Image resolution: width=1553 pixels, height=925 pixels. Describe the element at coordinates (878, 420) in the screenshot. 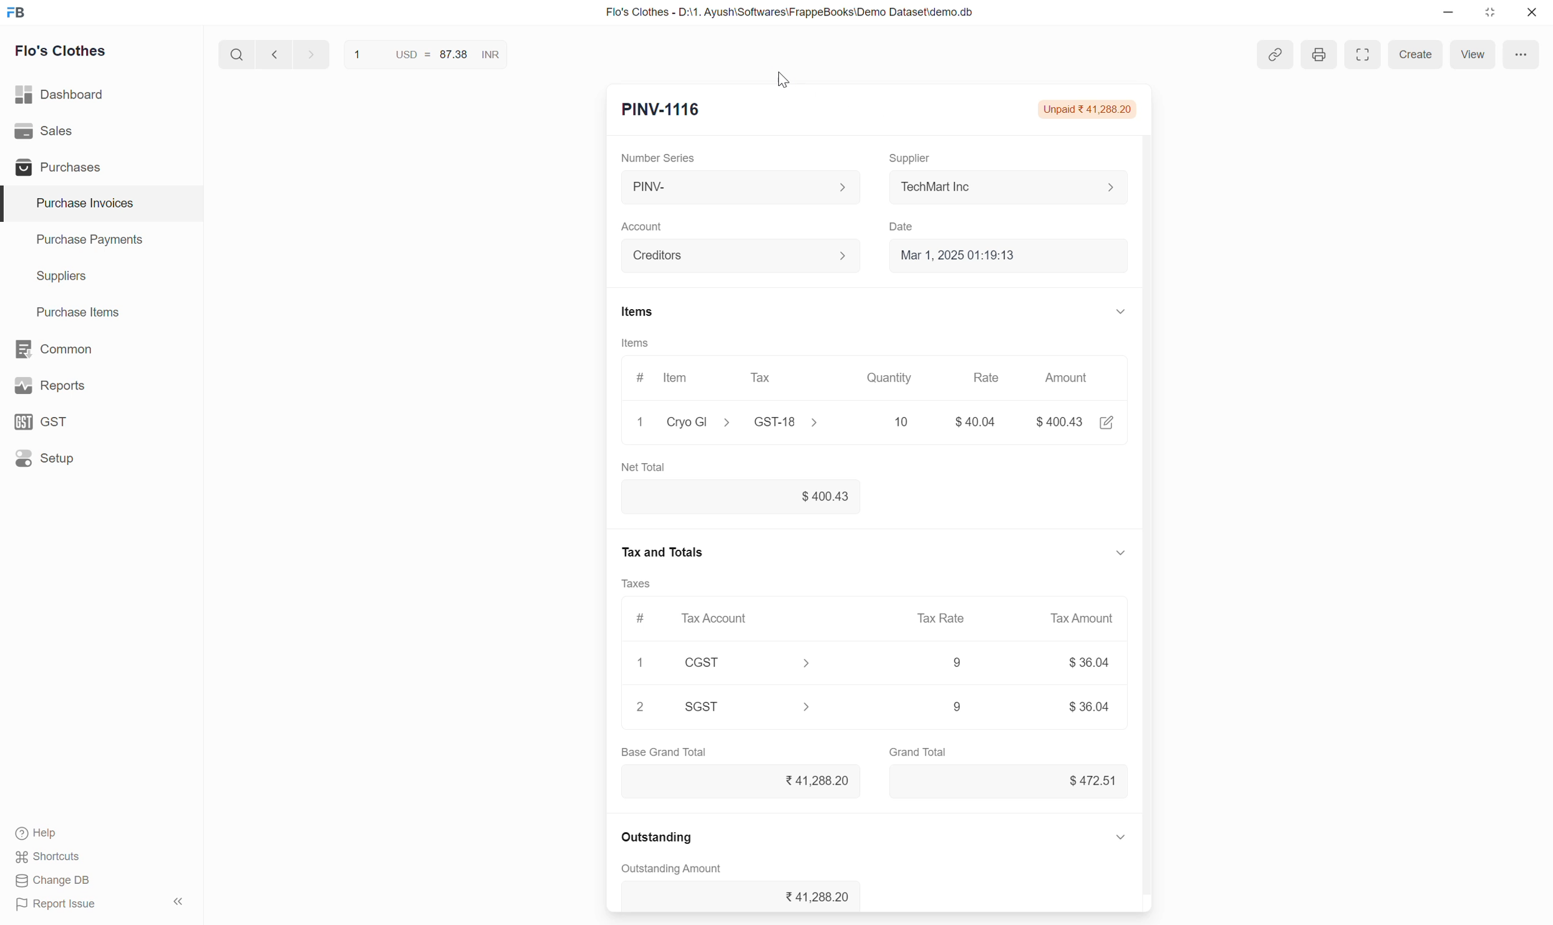

I see `10` at that location.